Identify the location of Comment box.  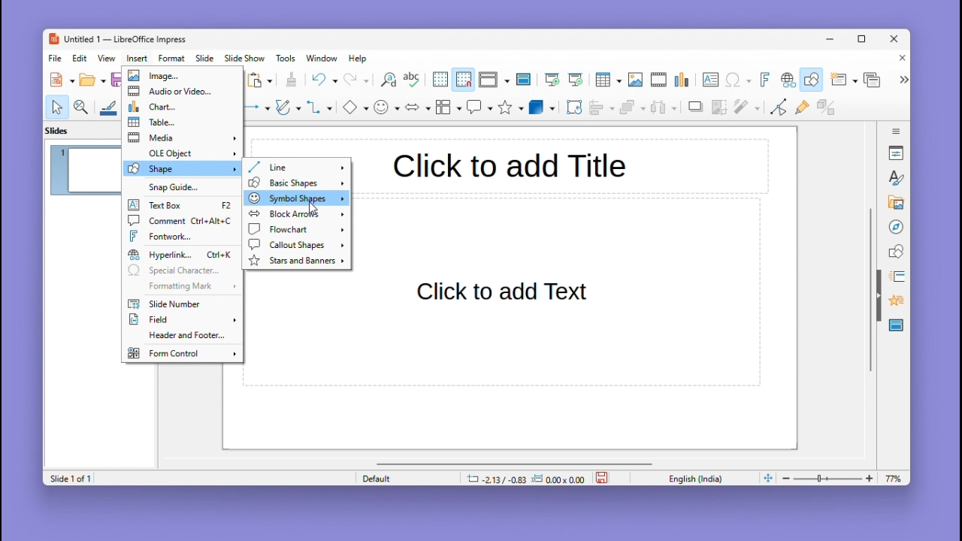
(479, 107).